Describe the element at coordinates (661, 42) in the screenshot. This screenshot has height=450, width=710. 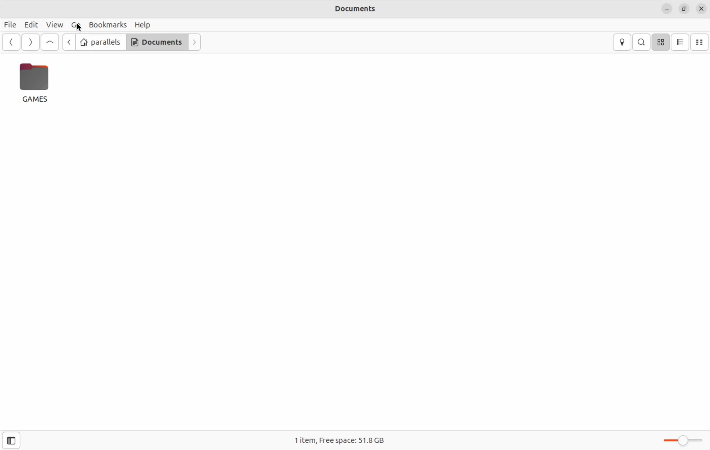
I see `icon view` at that location.